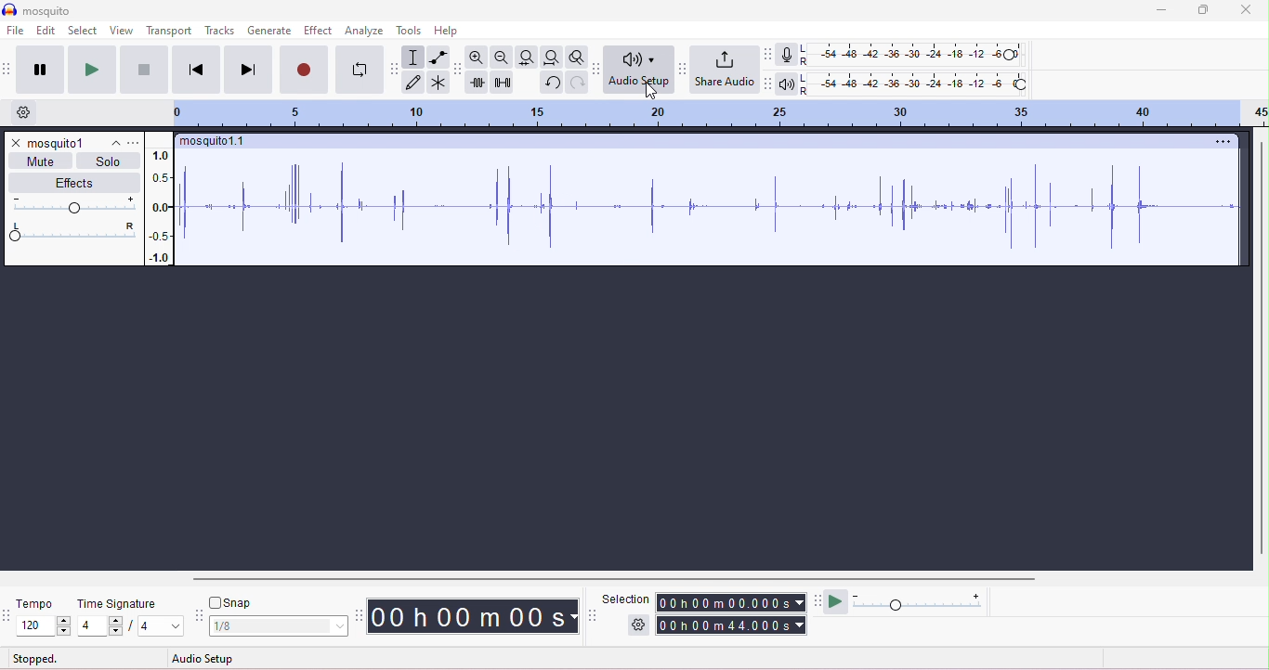 The width and height of the screenshot is (1269, 670). Describe the element at coordinates (1261, 346) in the screenshot. I see `vertical scroll bar` at that location.